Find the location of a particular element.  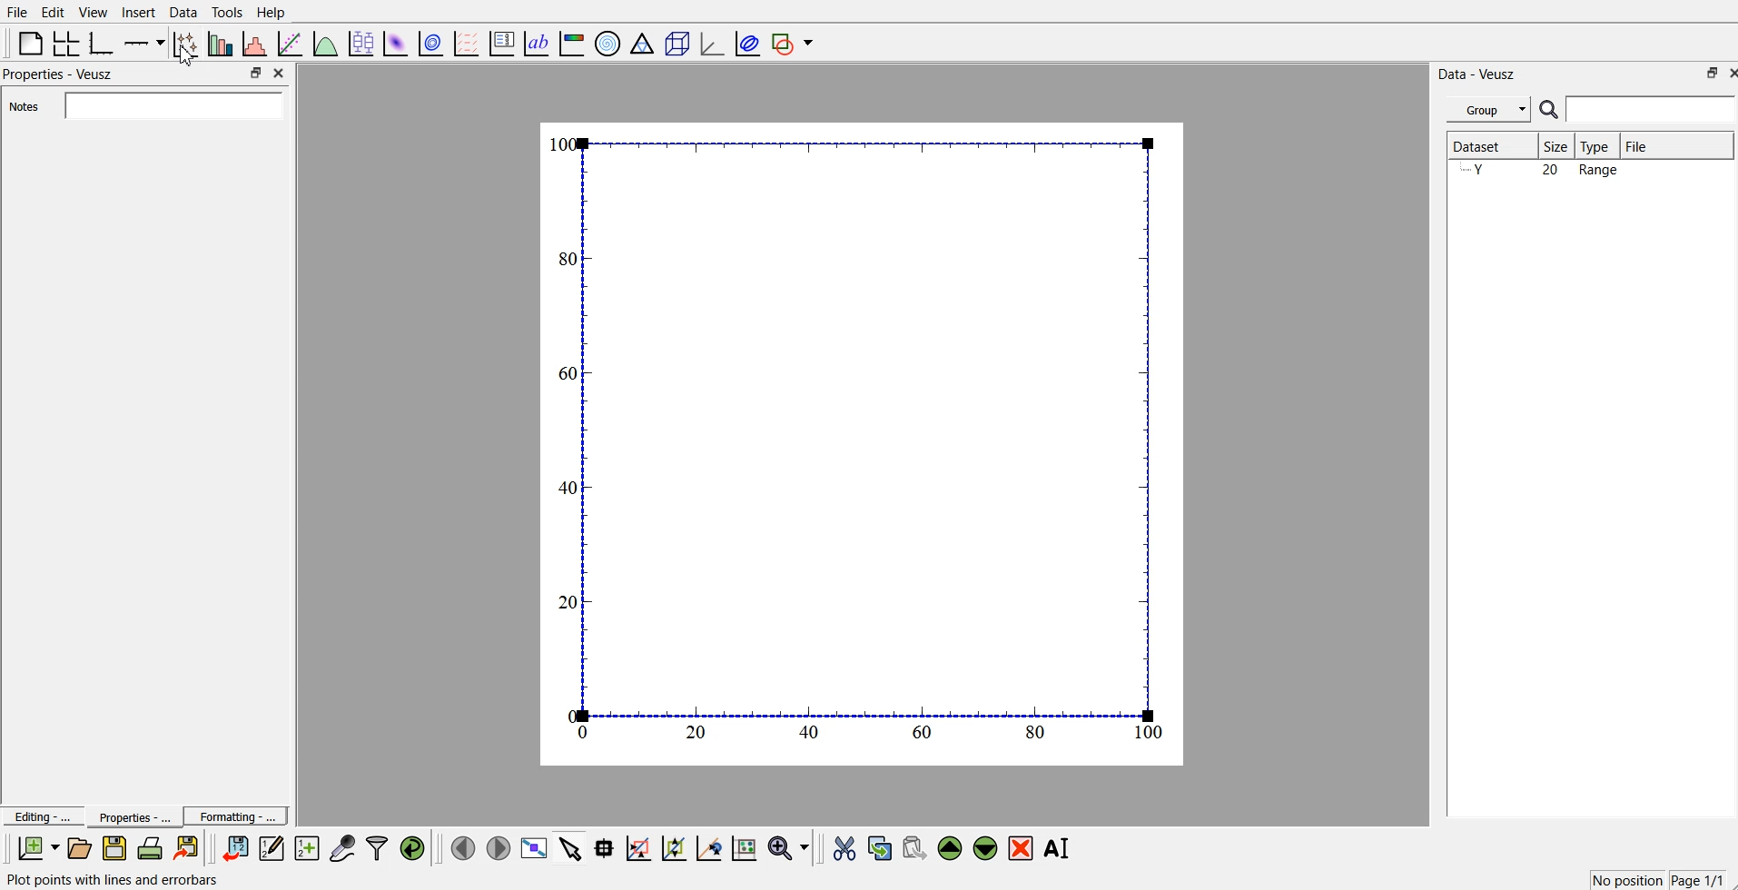

Move to previous page is located at coordinates (460, 846).